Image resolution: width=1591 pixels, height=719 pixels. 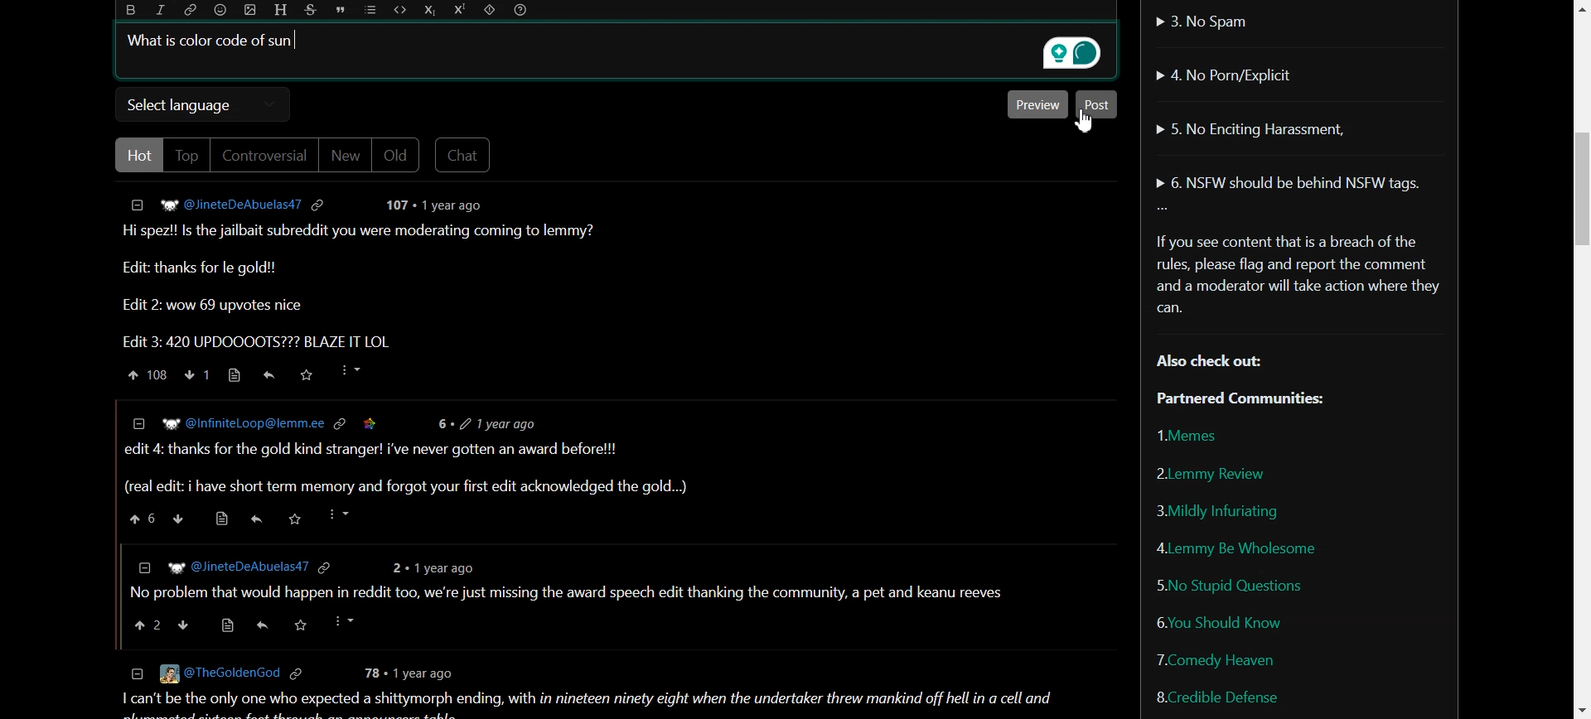 I want to click on 2 + 1year ago, so click(x=438, y=568).